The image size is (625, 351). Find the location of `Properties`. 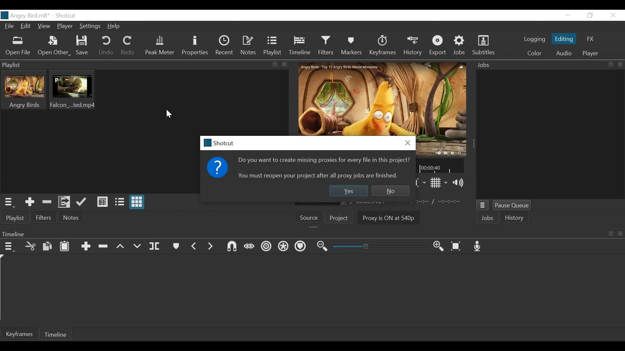

Properties is located at coordinates (196, 46).